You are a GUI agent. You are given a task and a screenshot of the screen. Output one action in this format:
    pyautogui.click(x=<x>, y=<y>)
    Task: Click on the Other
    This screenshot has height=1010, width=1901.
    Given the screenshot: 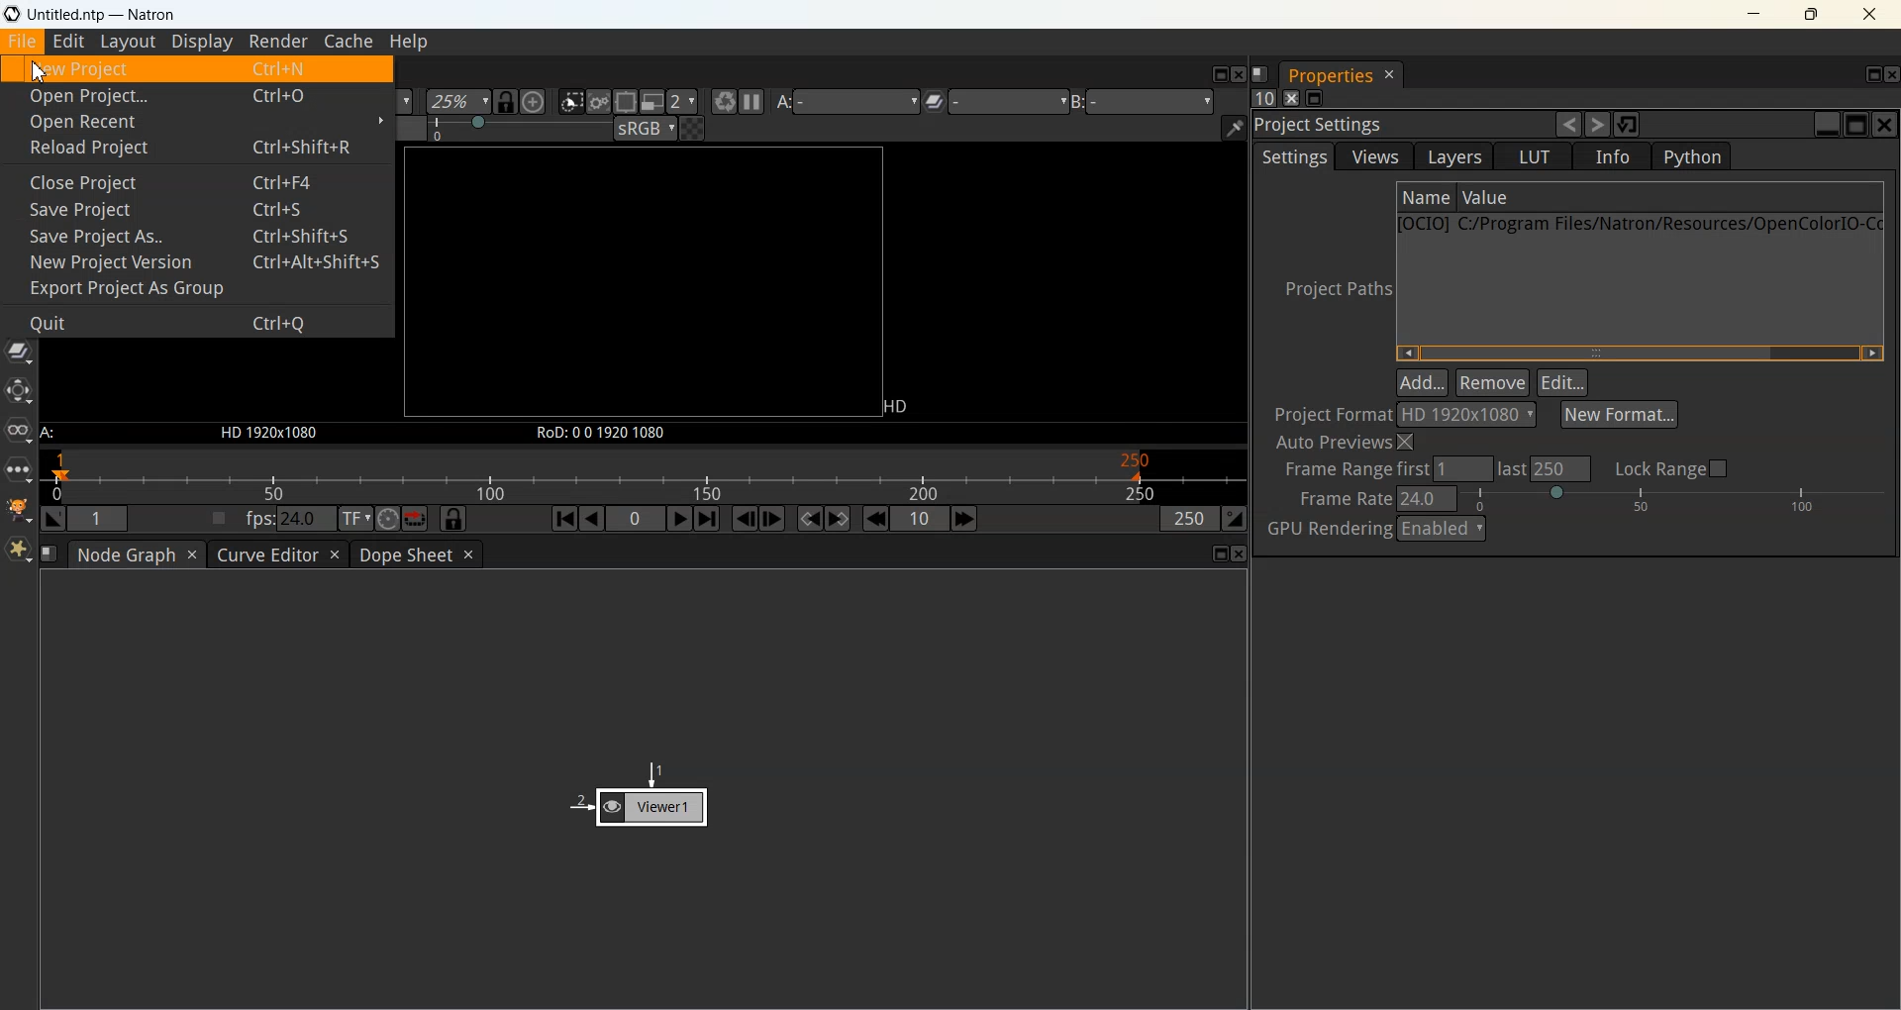 What is the action you would take?
    pyautogui.click(x=19, y=469)
    